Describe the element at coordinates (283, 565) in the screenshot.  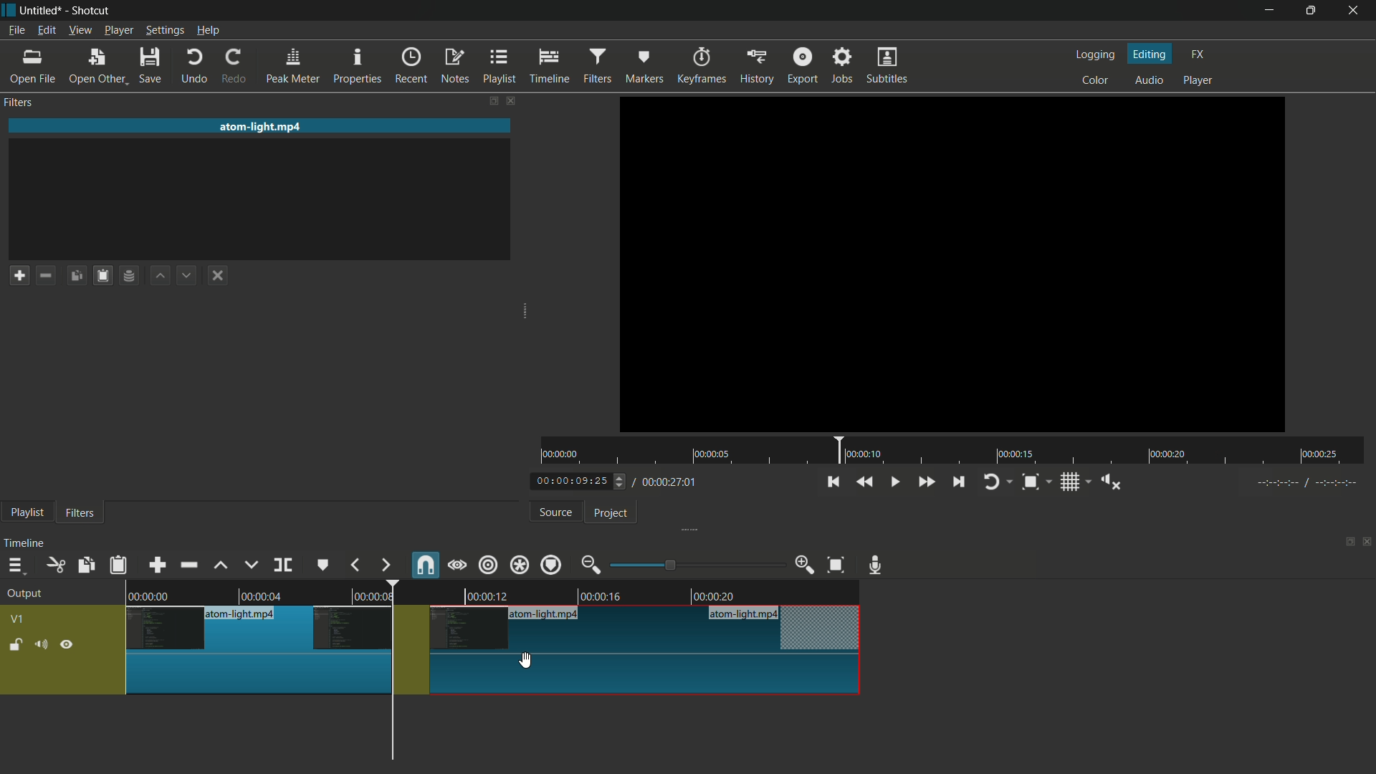
I see `split at playhead` at that location.